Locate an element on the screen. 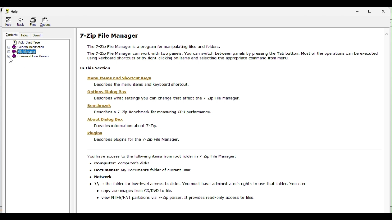 Image resolution: width=392 pixels, height=220 pixels. Describes a 7-Zip Benchmark for measuring CPU performance. is located at coordinates (155, 112).